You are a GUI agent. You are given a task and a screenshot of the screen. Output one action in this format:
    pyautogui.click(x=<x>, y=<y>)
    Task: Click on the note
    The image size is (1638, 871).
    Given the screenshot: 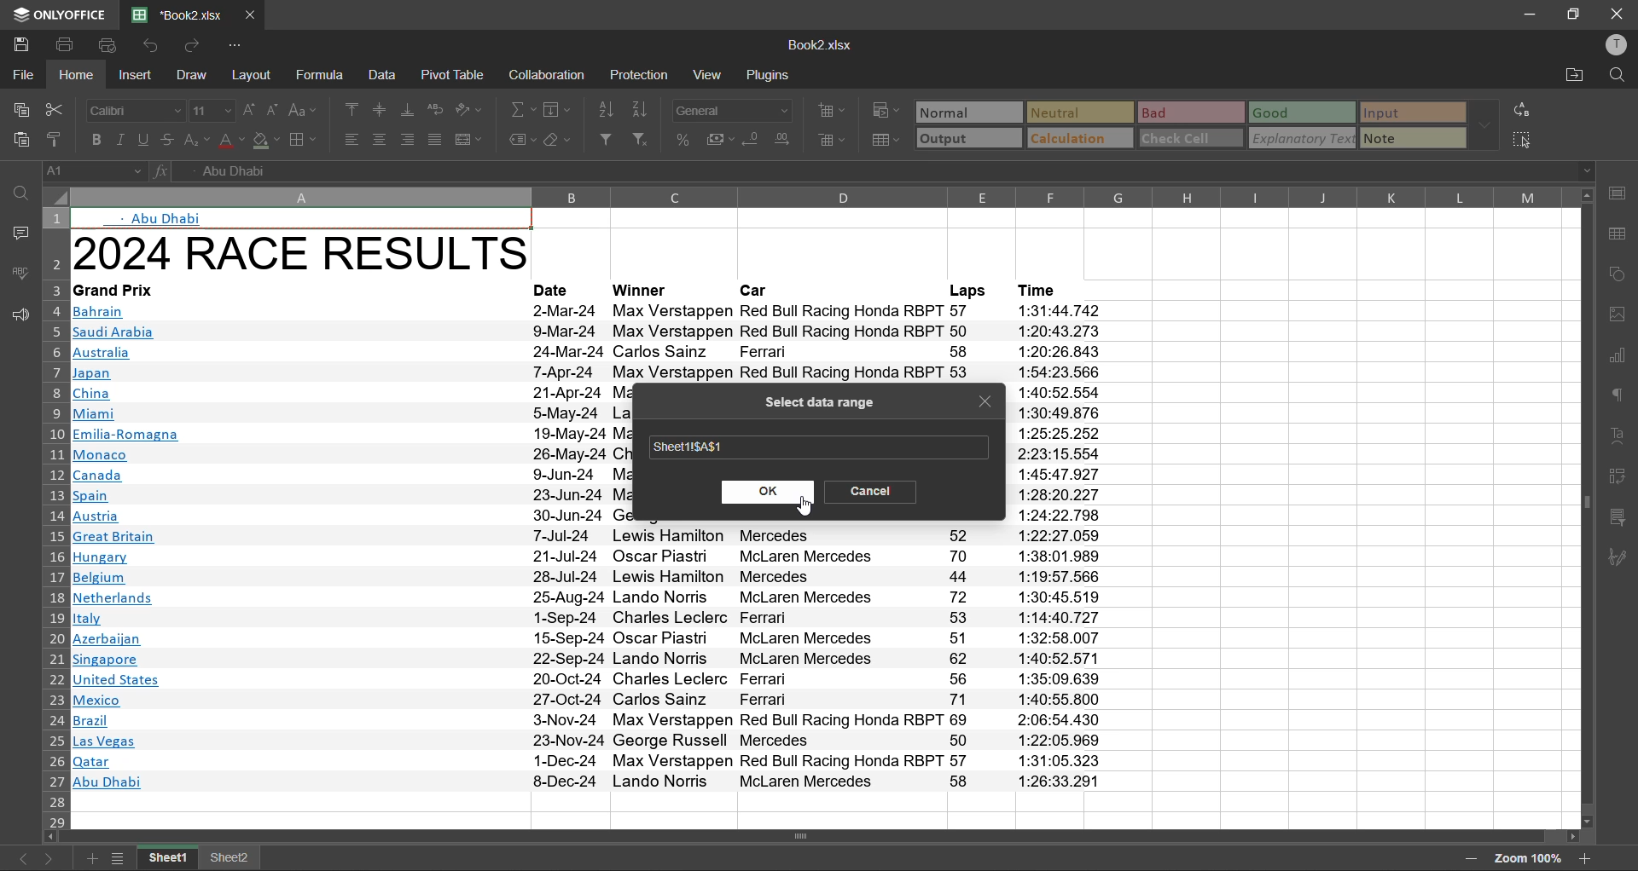 What is the action you would take?
    pyautogui.click(x=1399, y=140)
    